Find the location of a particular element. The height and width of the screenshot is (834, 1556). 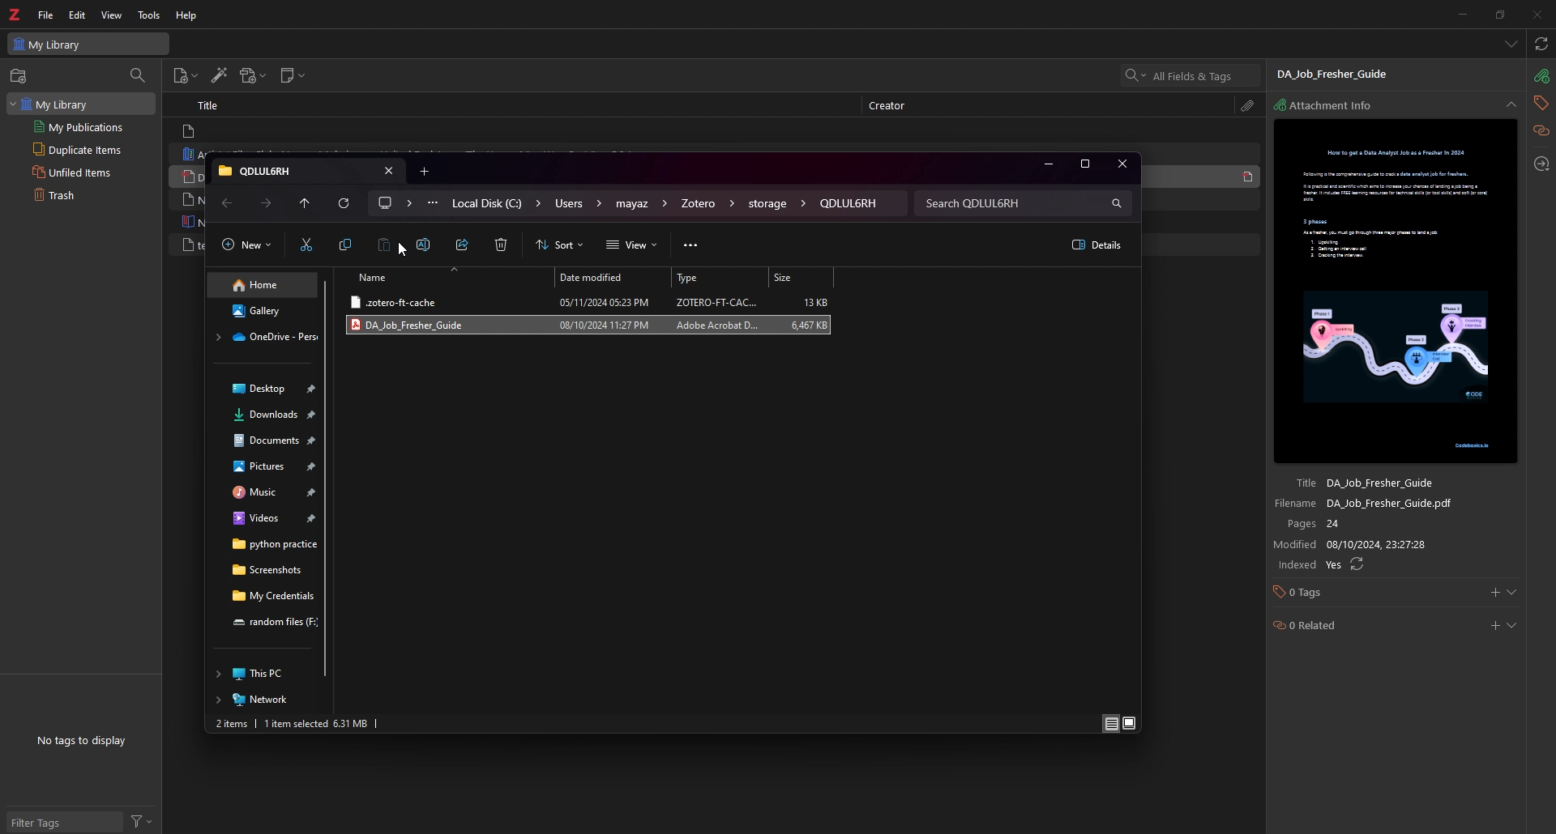

filter collections is located at coordinates (137, 74).